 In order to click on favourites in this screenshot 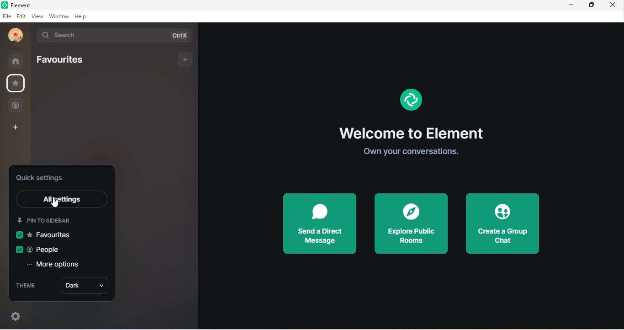, I will do `click(46, 235)`.